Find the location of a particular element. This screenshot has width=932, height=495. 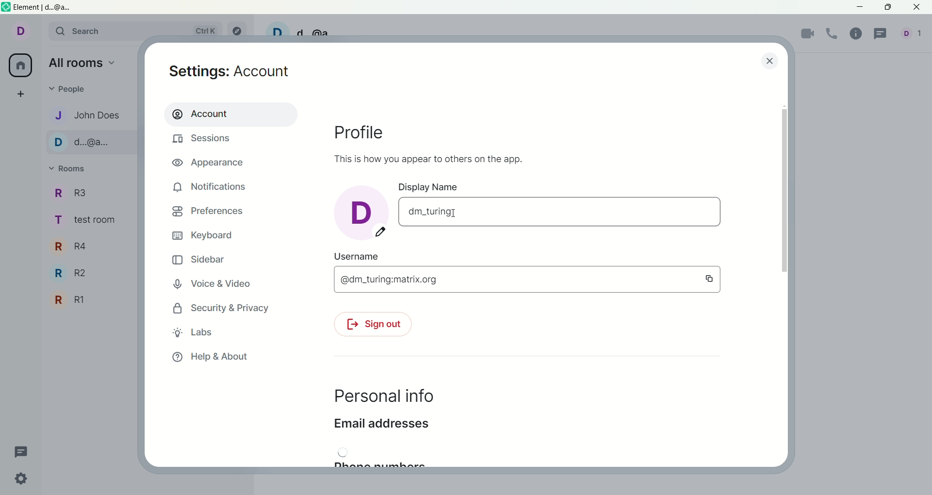

rooms is located at coordinates (71, 169).